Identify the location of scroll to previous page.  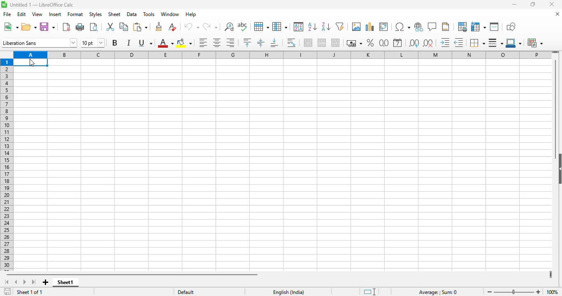
(16, 282).